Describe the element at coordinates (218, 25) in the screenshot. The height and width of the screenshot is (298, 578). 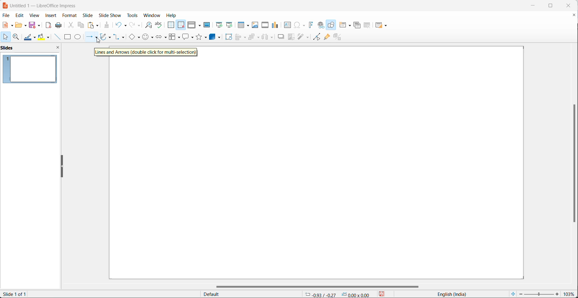
I see `start from first slide` at that location.